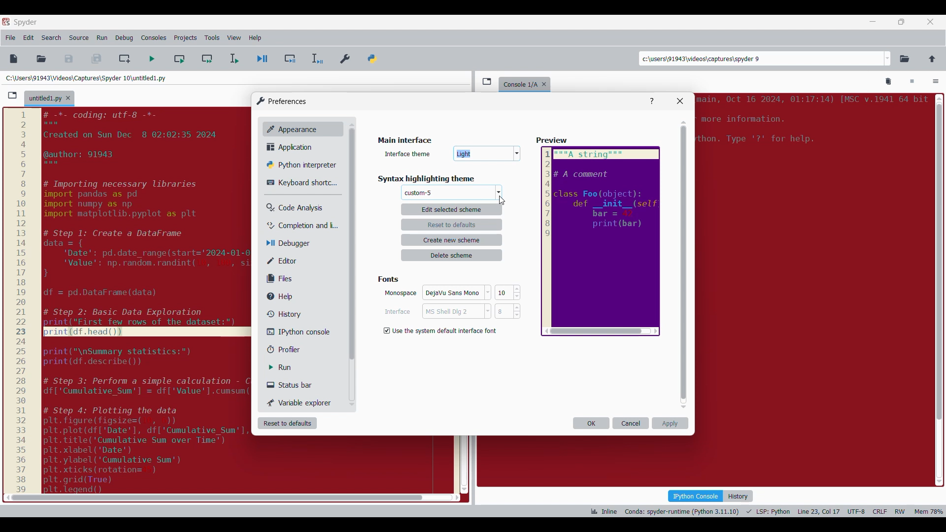  I want to click on Current tab, so click(45, 99).